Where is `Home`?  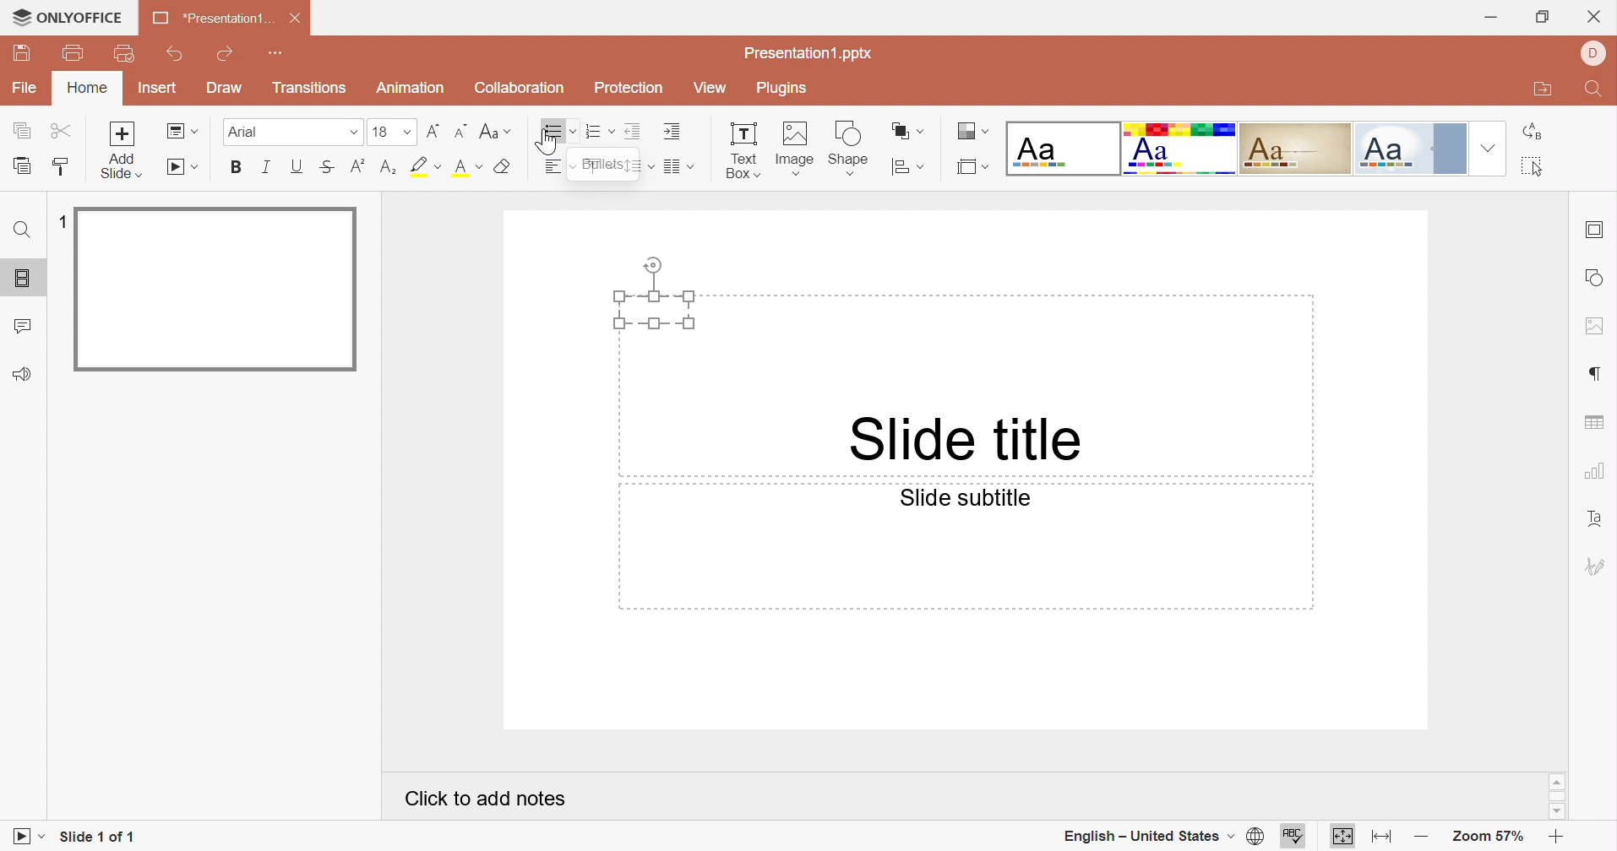
Home is located at coordinates (86, 90).